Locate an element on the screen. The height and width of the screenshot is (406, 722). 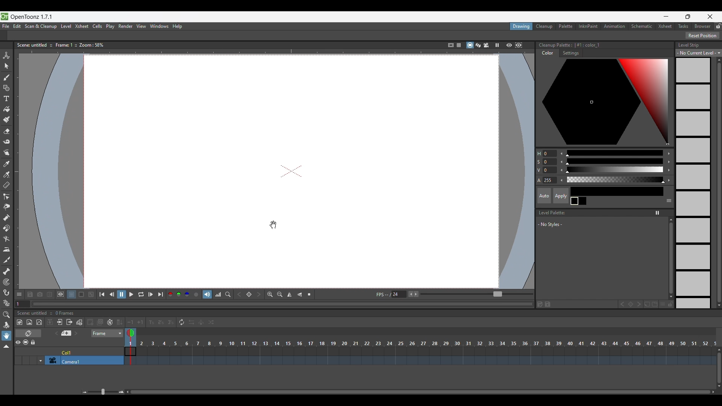
New toonz raster level is located at coordinates (20, 322).